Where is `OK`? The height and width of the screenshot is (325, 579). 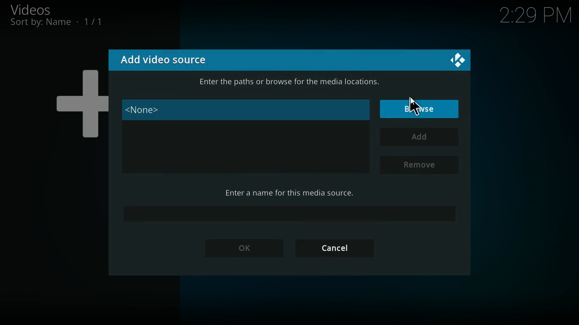
OK is located at coordinates (240, 249).